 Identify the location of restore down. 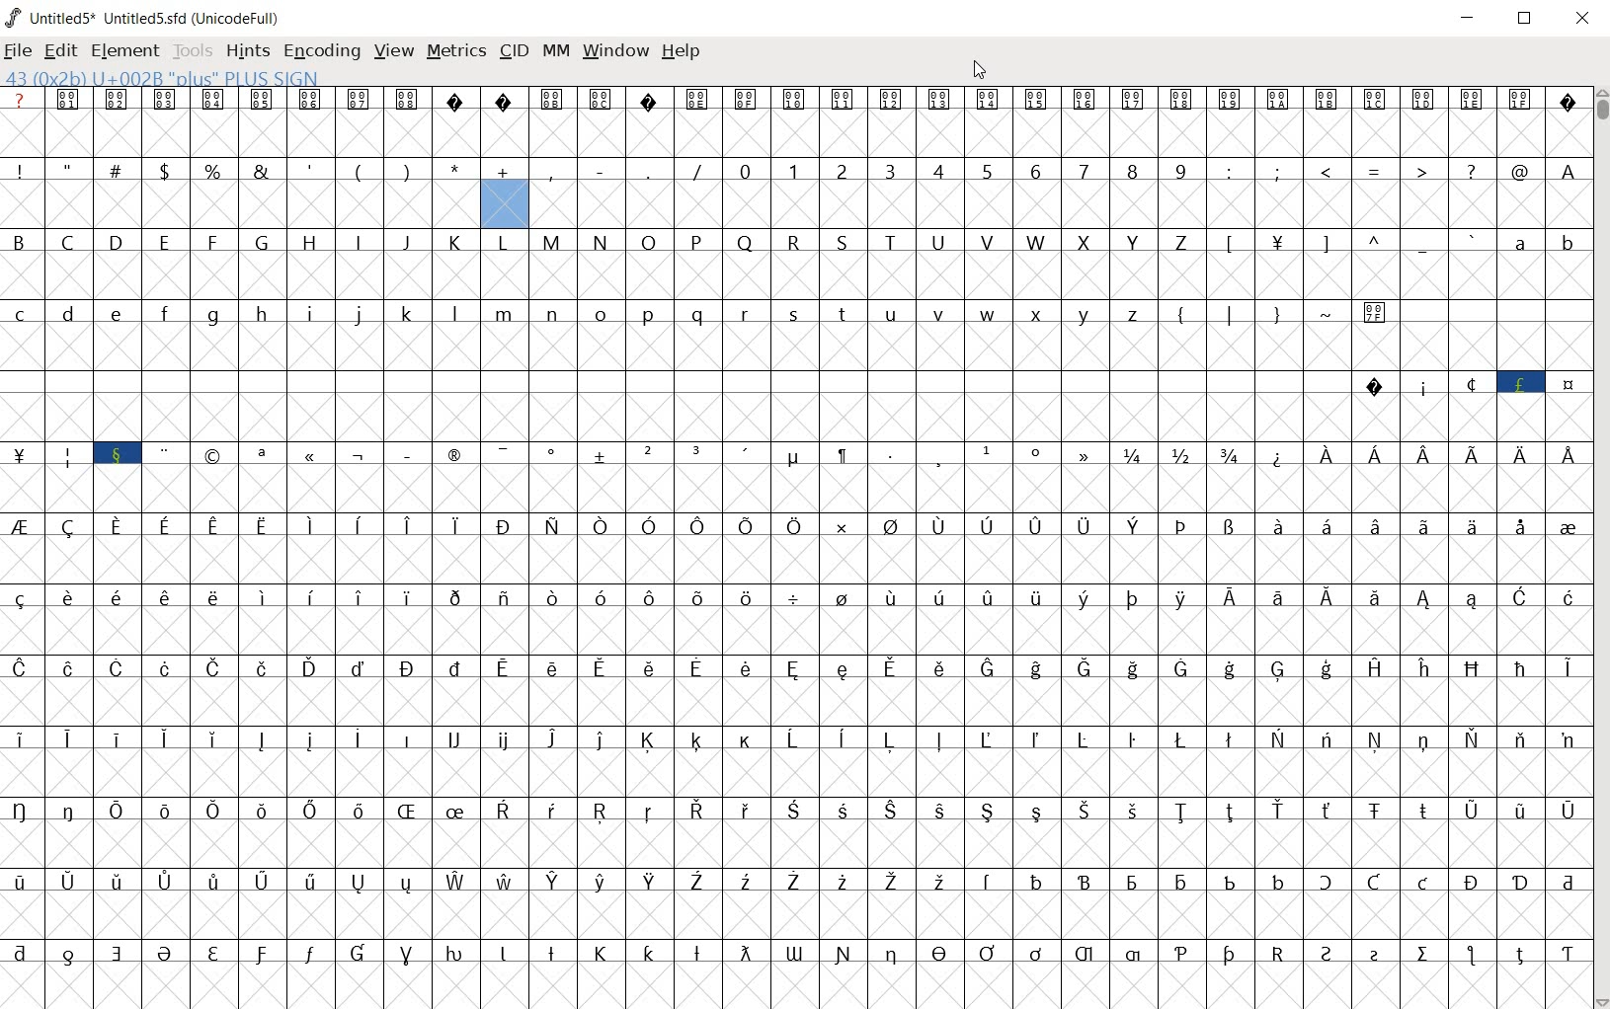
(1527, 19).